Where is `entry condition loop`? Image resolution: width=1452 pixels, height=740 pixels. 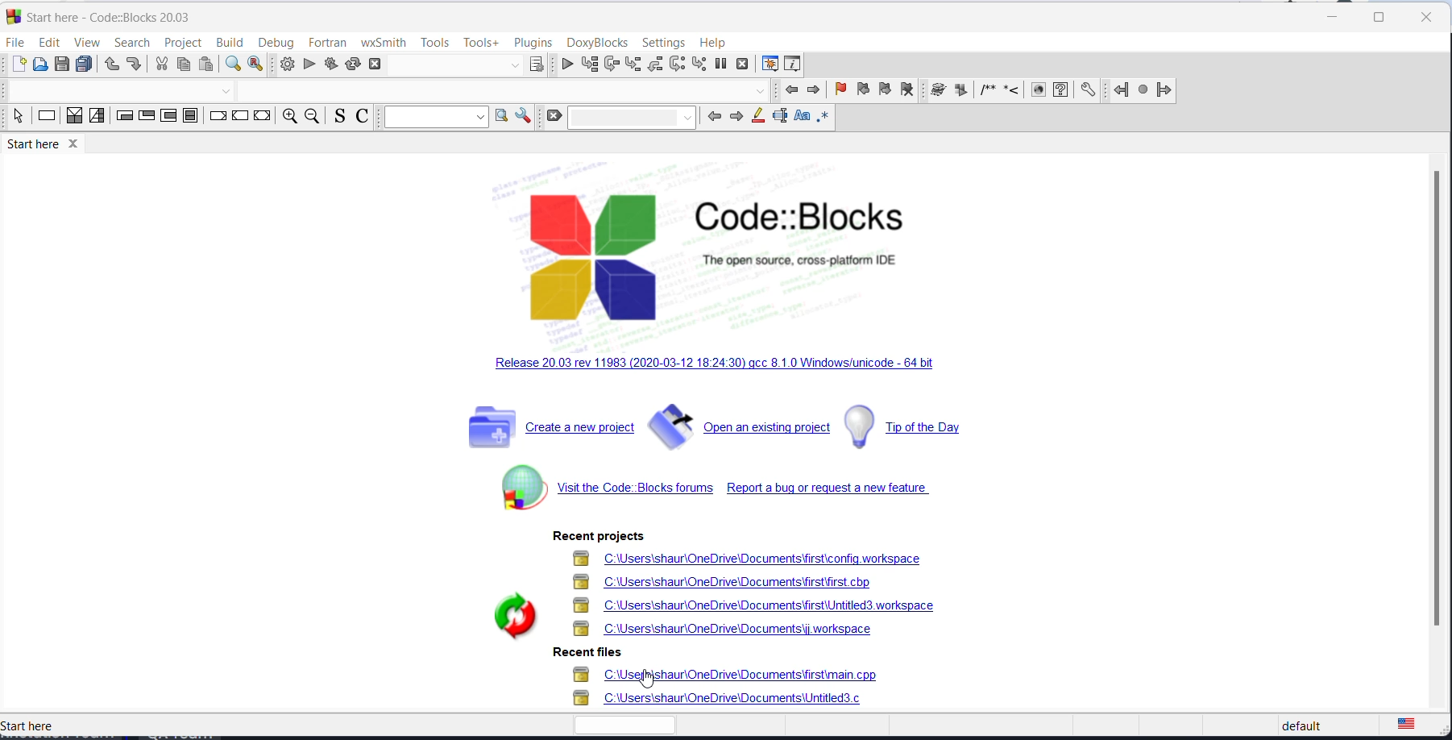 entry condition loop is located at coordinates (125, 118).